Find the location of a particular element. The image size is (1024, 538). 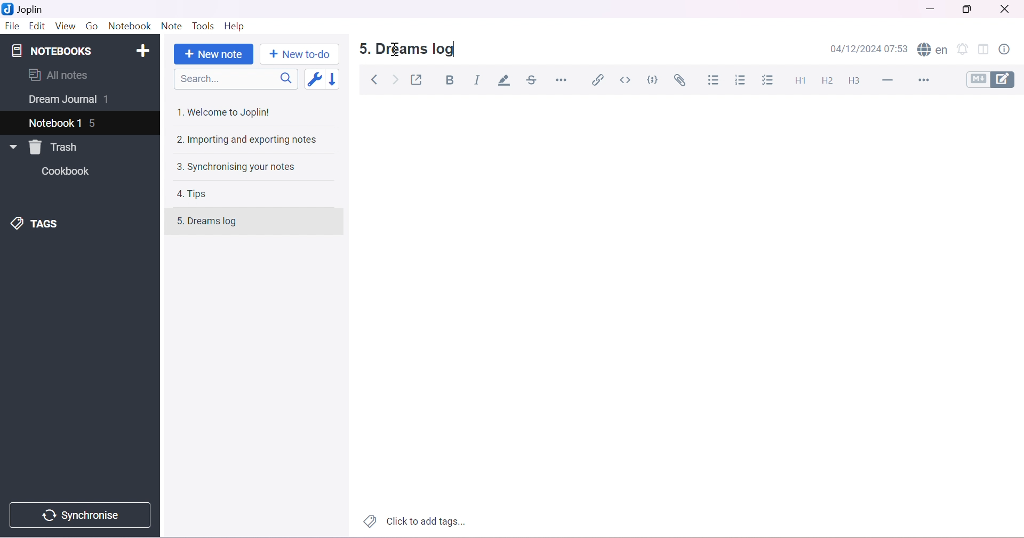

Joplin is located at coordinates (26, 9).